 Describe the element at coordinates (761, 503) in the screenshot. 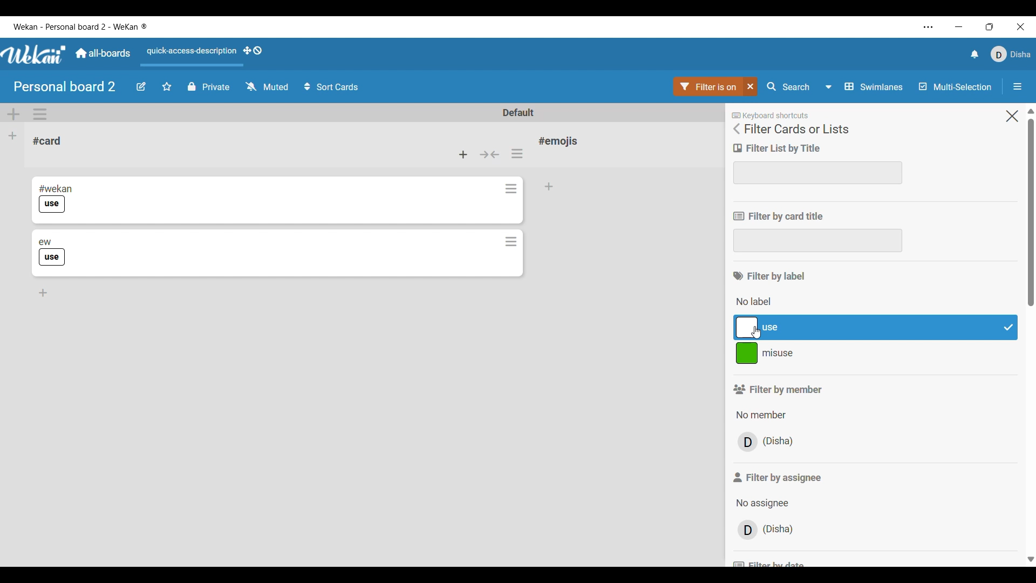

I see `Options to choose from` at that location.